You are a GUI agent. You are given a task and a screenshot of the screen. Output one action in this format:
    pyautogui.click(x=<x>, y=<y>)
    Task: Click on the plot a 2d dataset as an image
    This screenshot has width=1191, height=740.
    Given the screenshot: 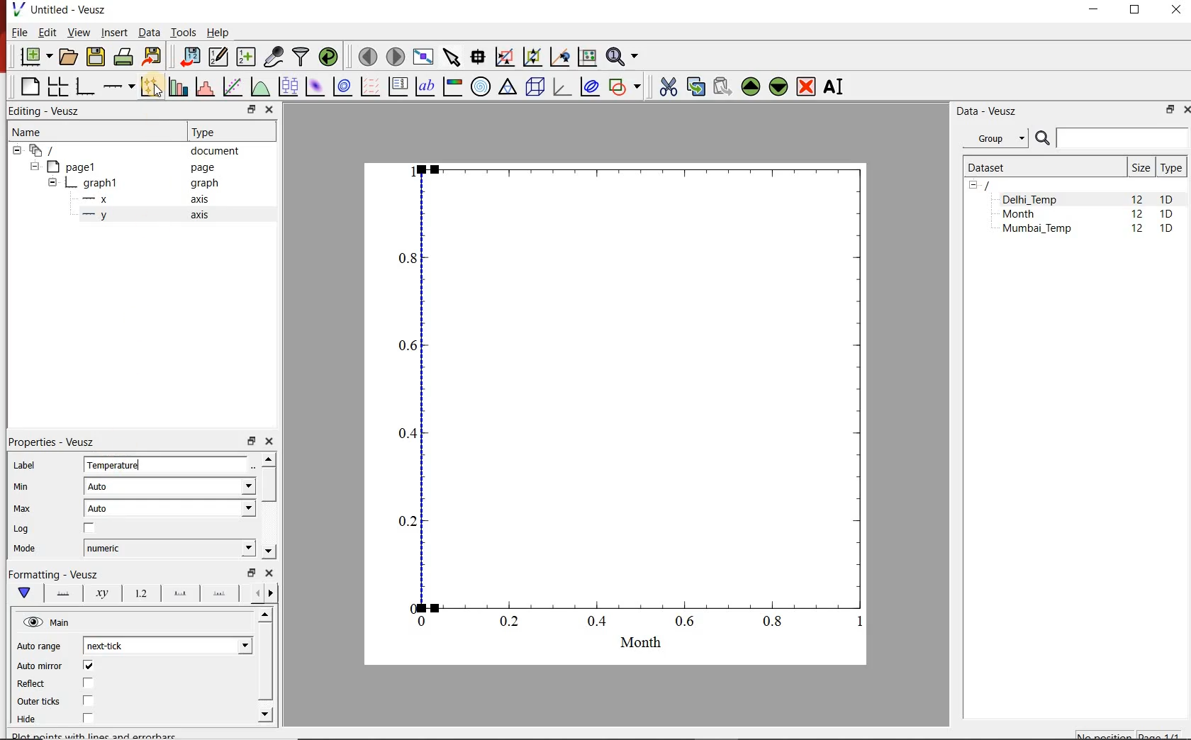 What is the action you would take?
    pyautogui.click(x=316, y=86)
    